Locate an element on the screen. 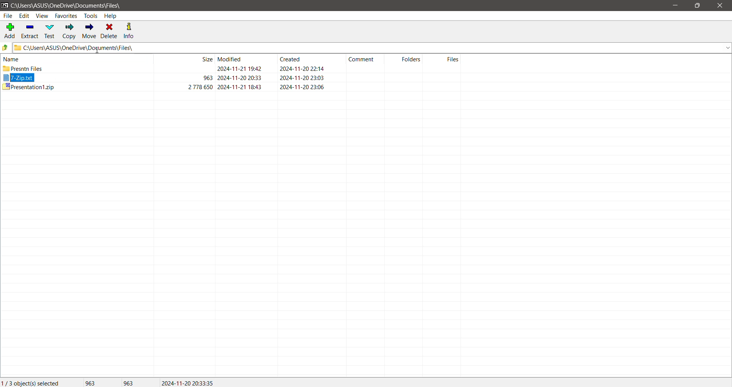  comment is located at coordinates (361, 59).